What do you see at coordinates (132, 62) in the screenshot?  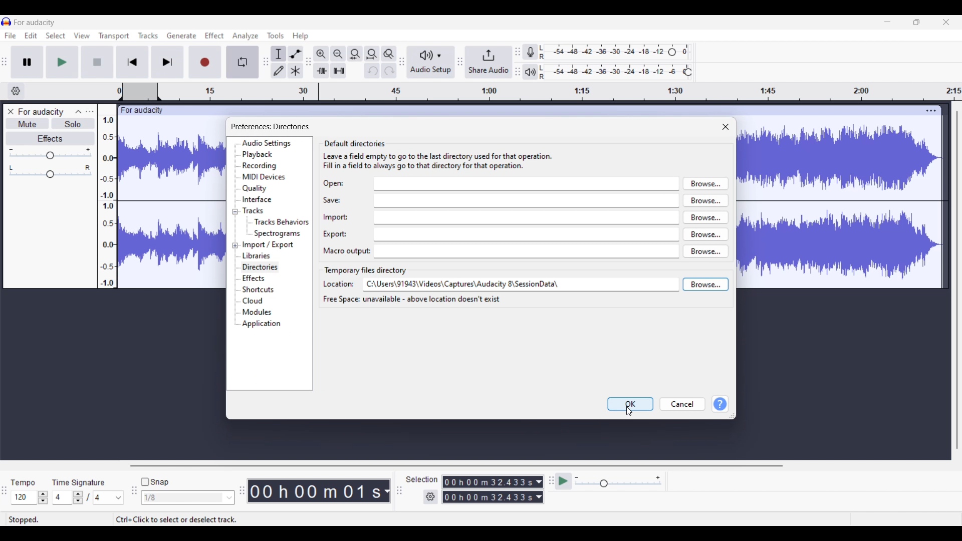 I see `Skip/Select to start` at bounding box center [132, 62].